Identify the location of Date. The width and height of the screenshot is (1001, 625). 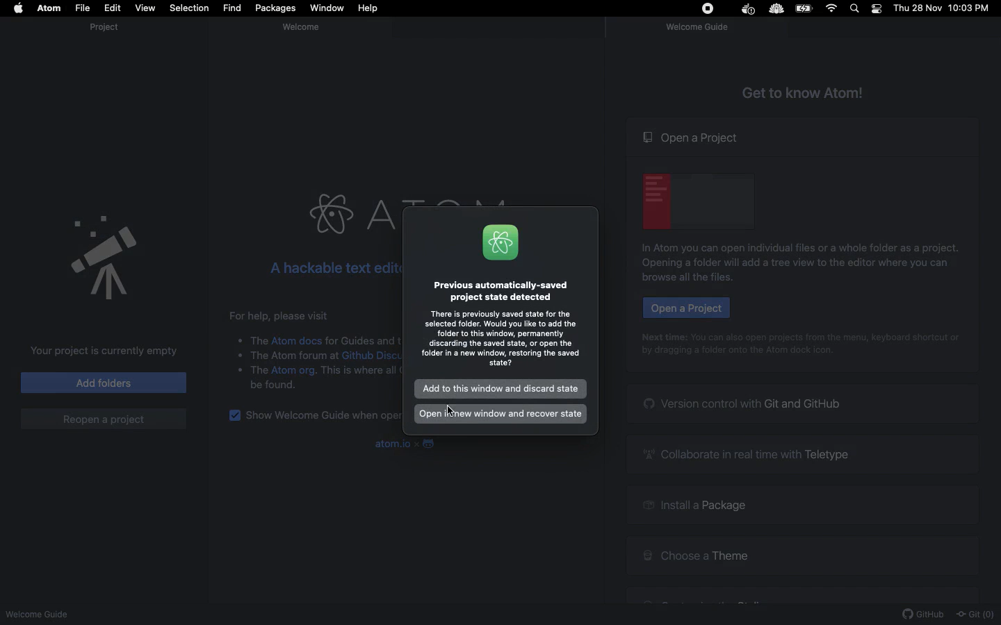
(918, 8).